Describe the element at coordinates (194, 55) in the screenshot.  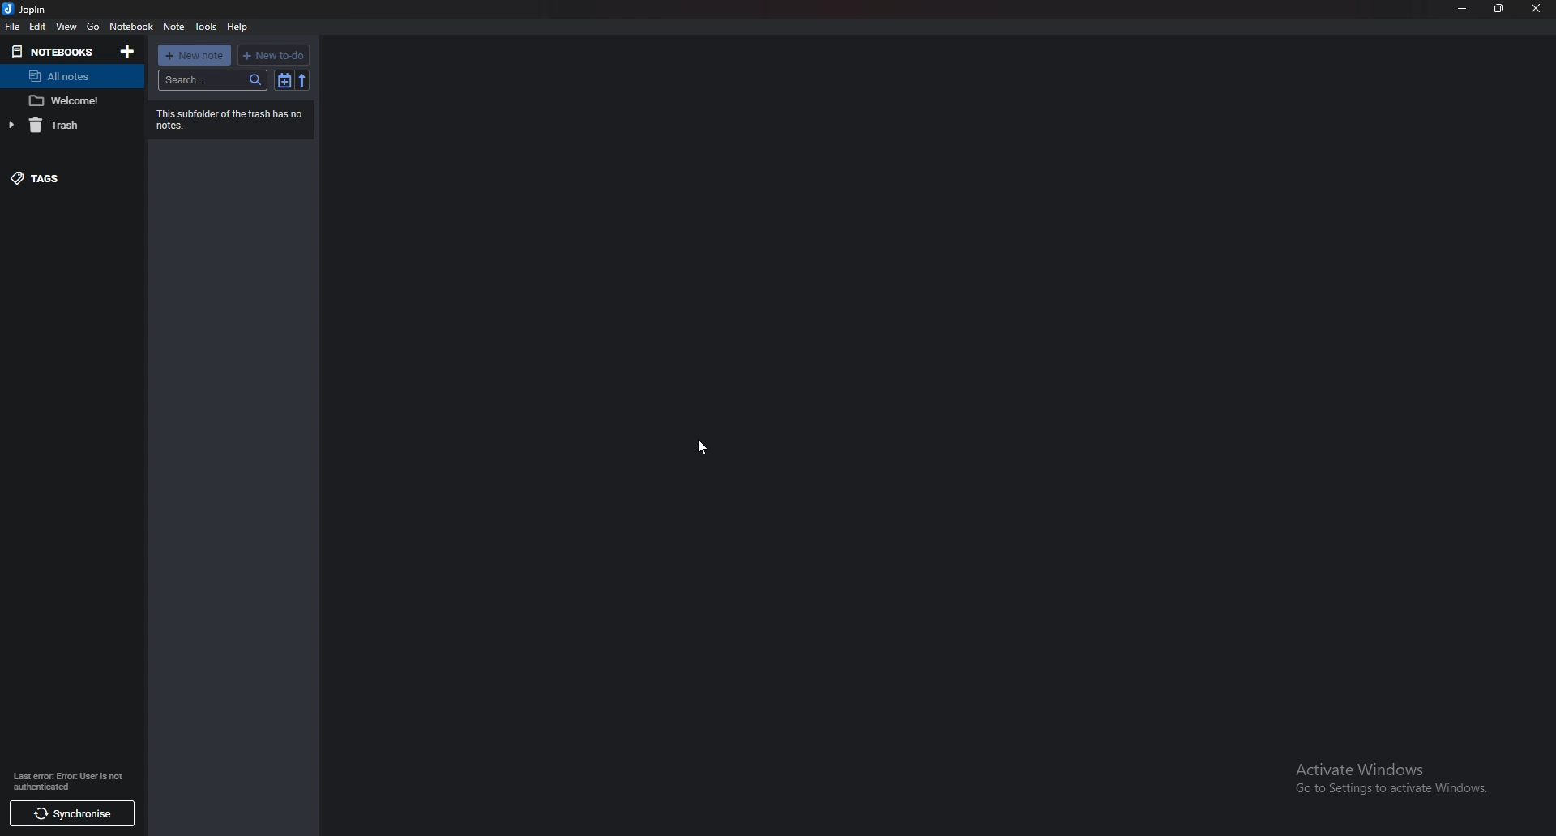
I see `New note` at that location.